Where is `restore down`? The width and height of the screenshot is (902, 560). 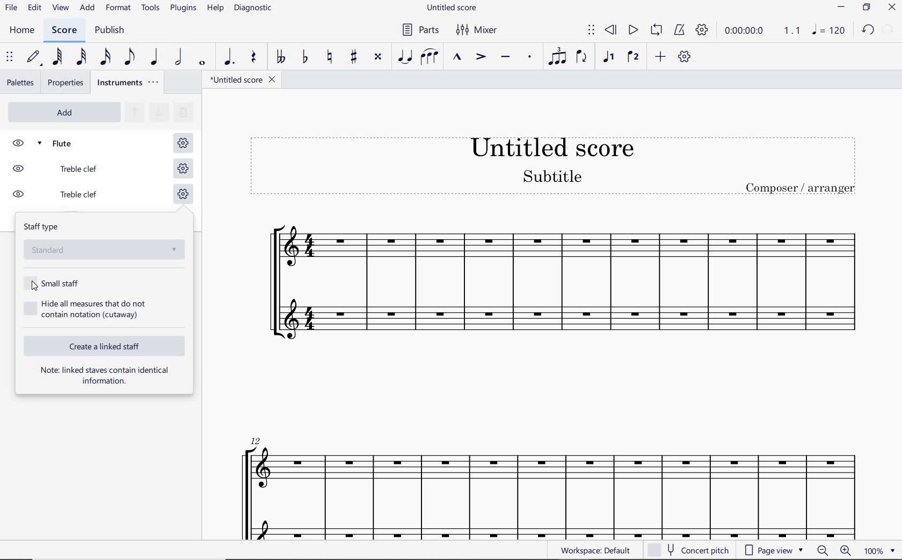
restore down is located at coordinates (866, 8).